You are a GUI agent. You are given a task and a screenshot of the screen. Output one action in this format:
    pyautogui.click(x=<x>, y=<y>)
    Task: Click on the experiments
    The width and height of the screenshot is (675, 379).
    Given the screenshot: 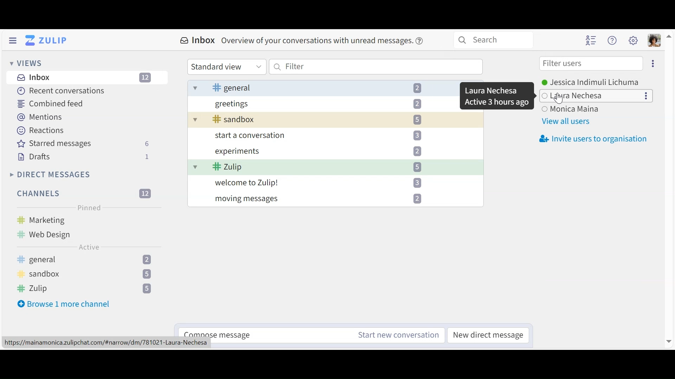 What is the action you would take?
    pyautogui.click(x=316, y=153)
    